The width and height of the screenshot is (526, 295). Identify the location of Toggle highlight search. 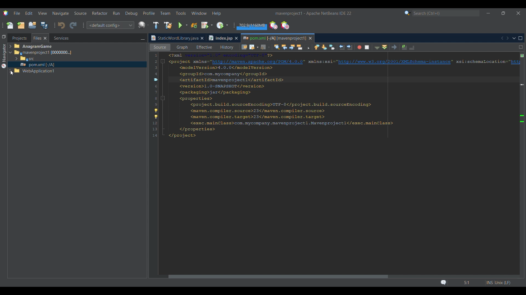
(300, 47).